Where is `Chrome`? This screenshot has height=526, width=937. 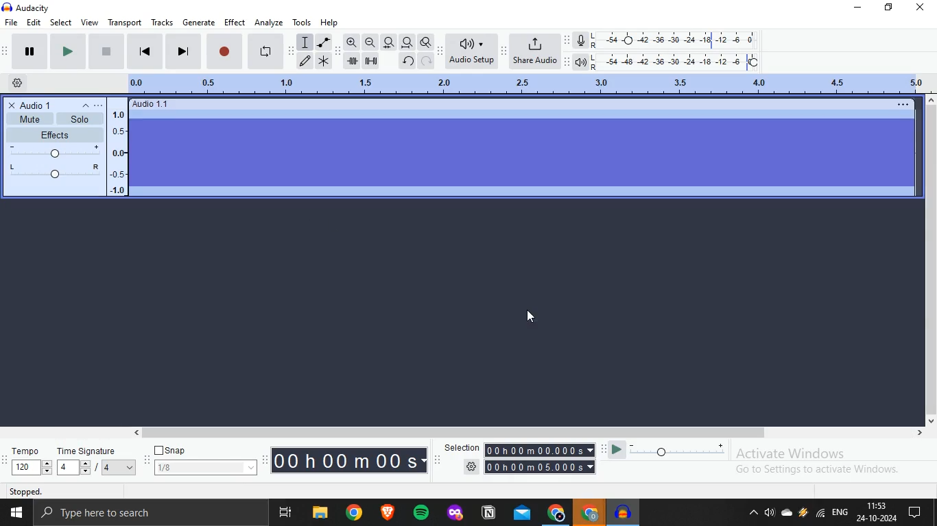 Chrome is located at coordinates (357, 514).